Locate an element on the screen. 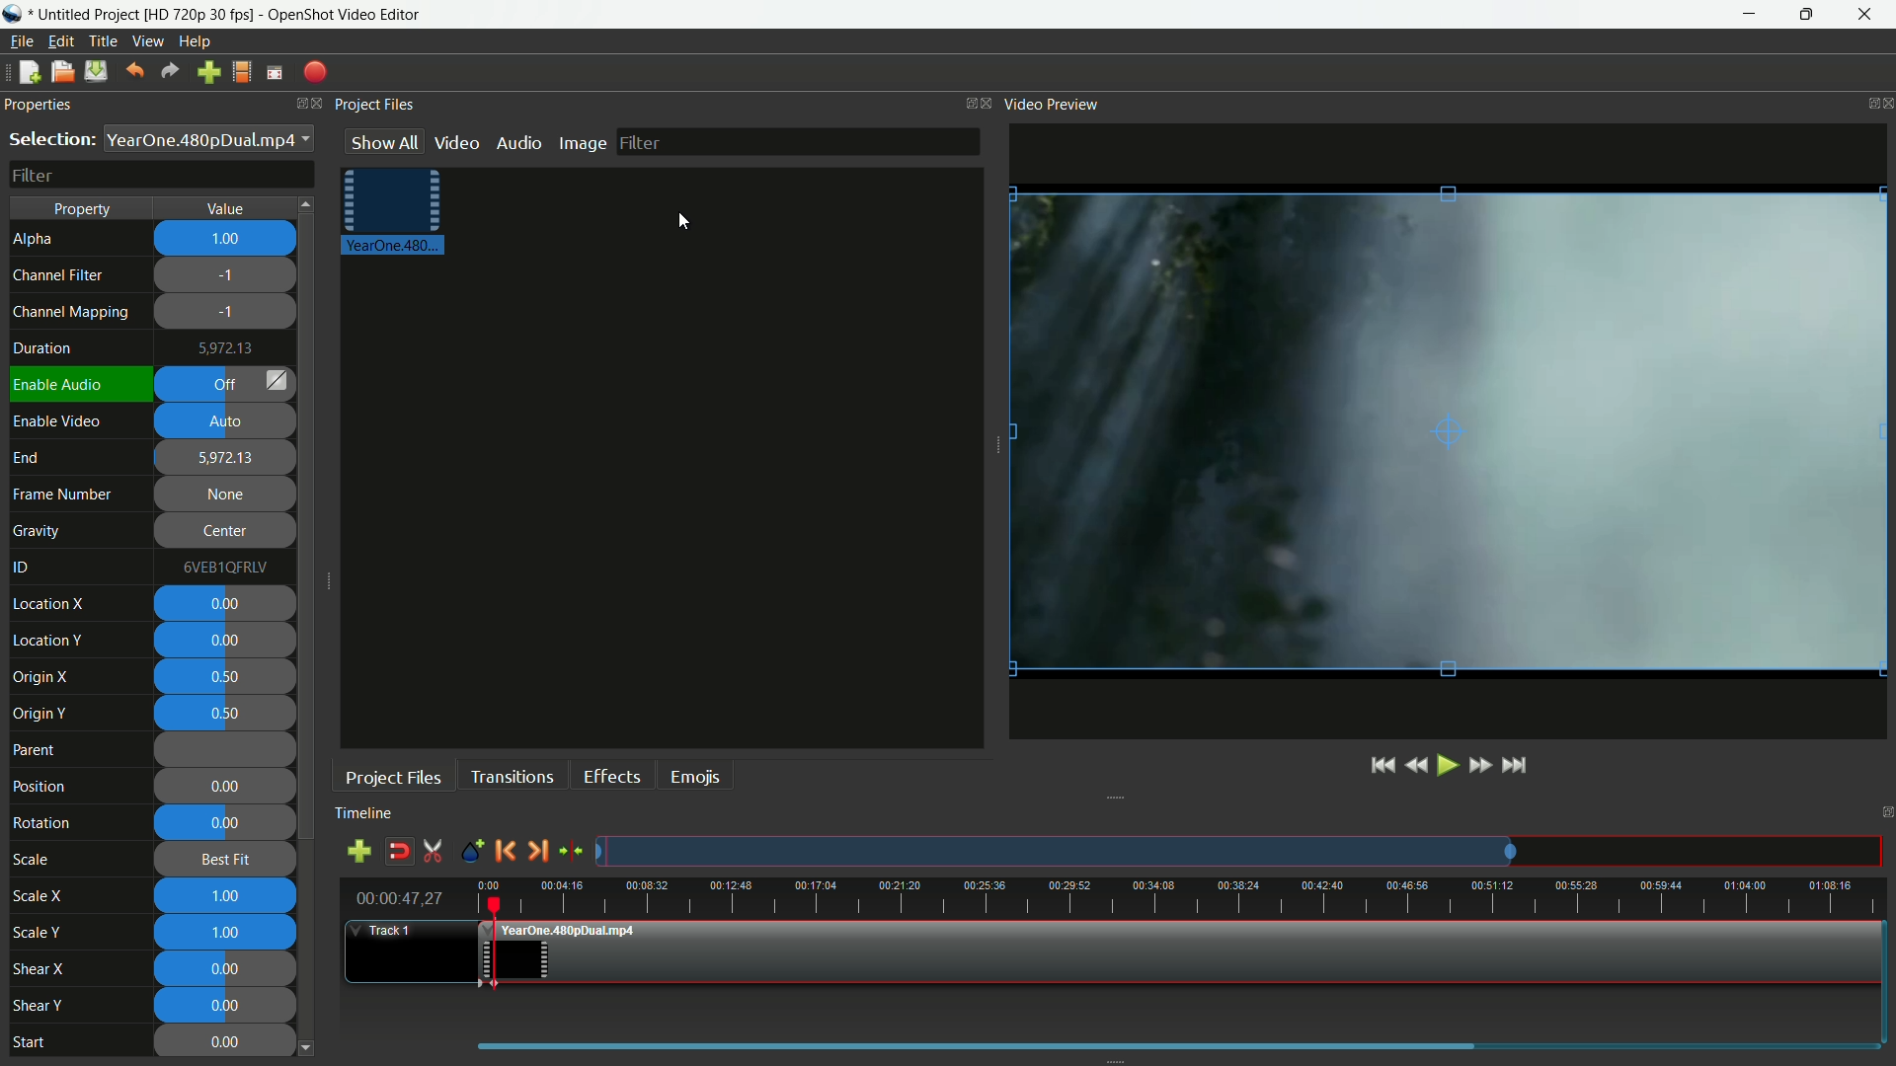 The image size is (1896, 1066). scale y is located at coordinates (40, 933).